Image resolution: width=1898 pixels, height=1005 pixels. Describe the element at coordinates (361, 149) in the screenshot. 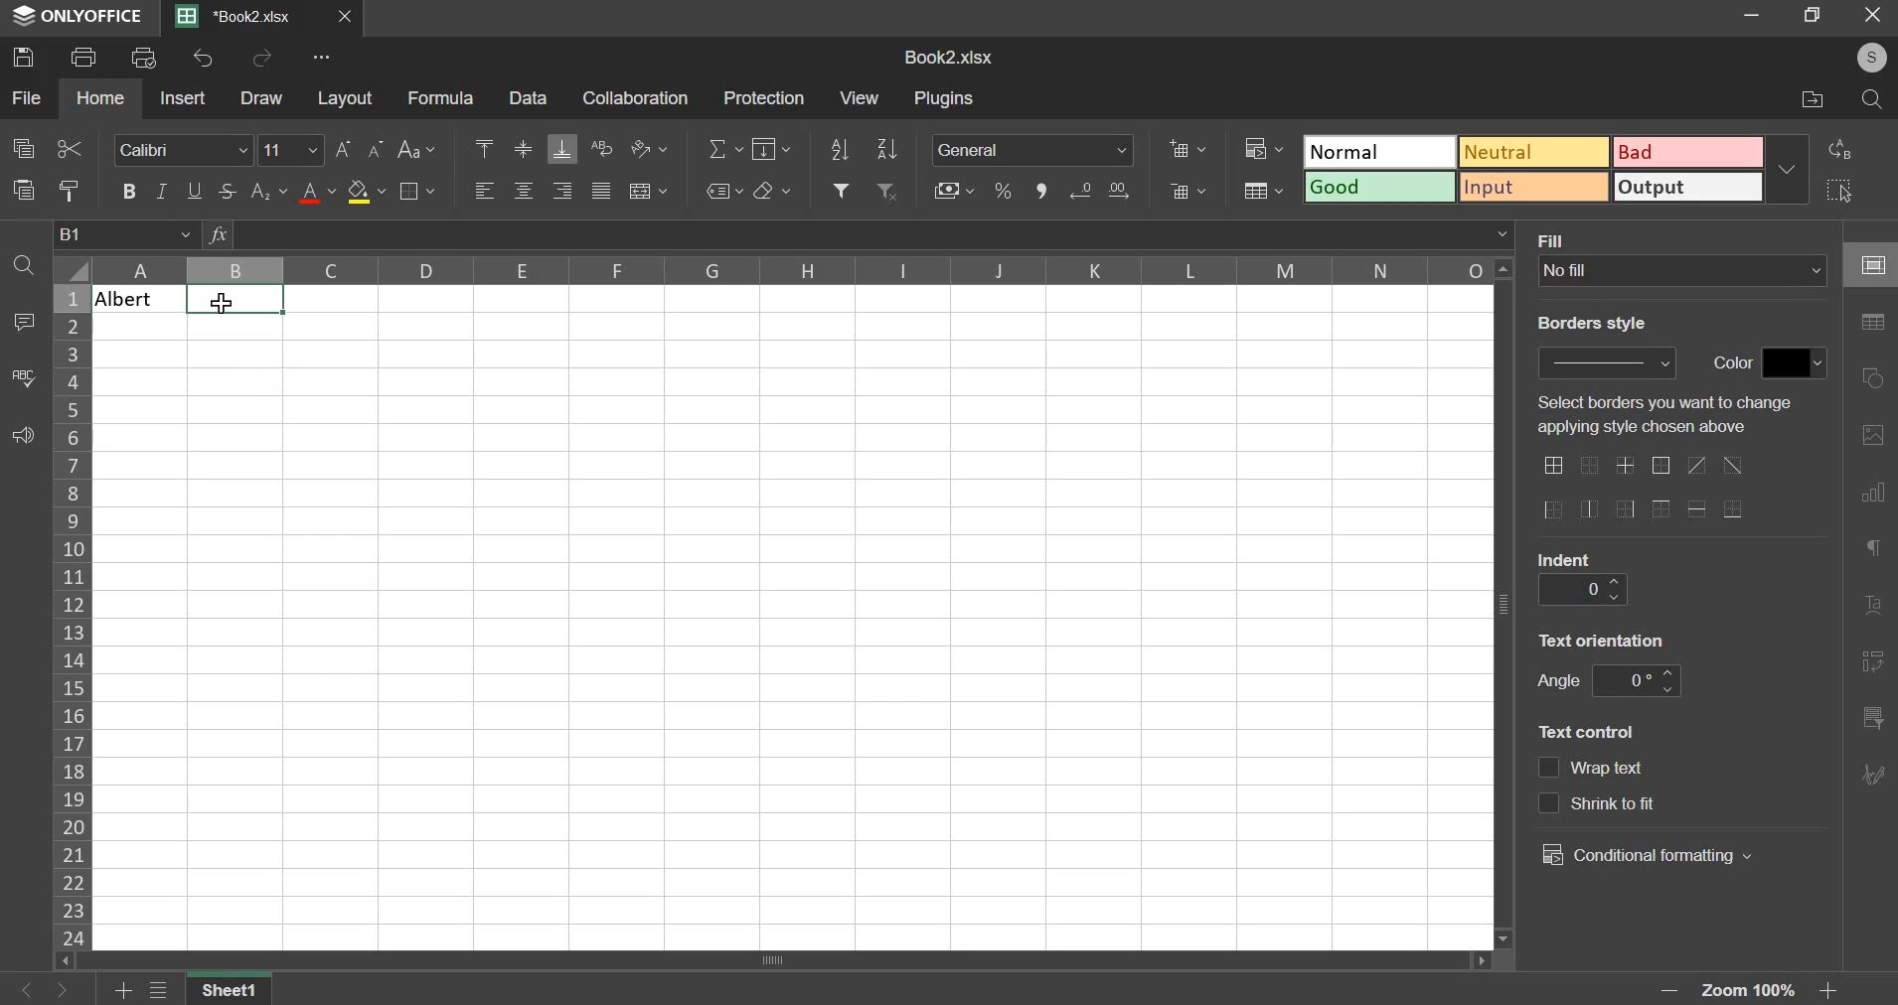

I see `font size increase/decrease` at that location.